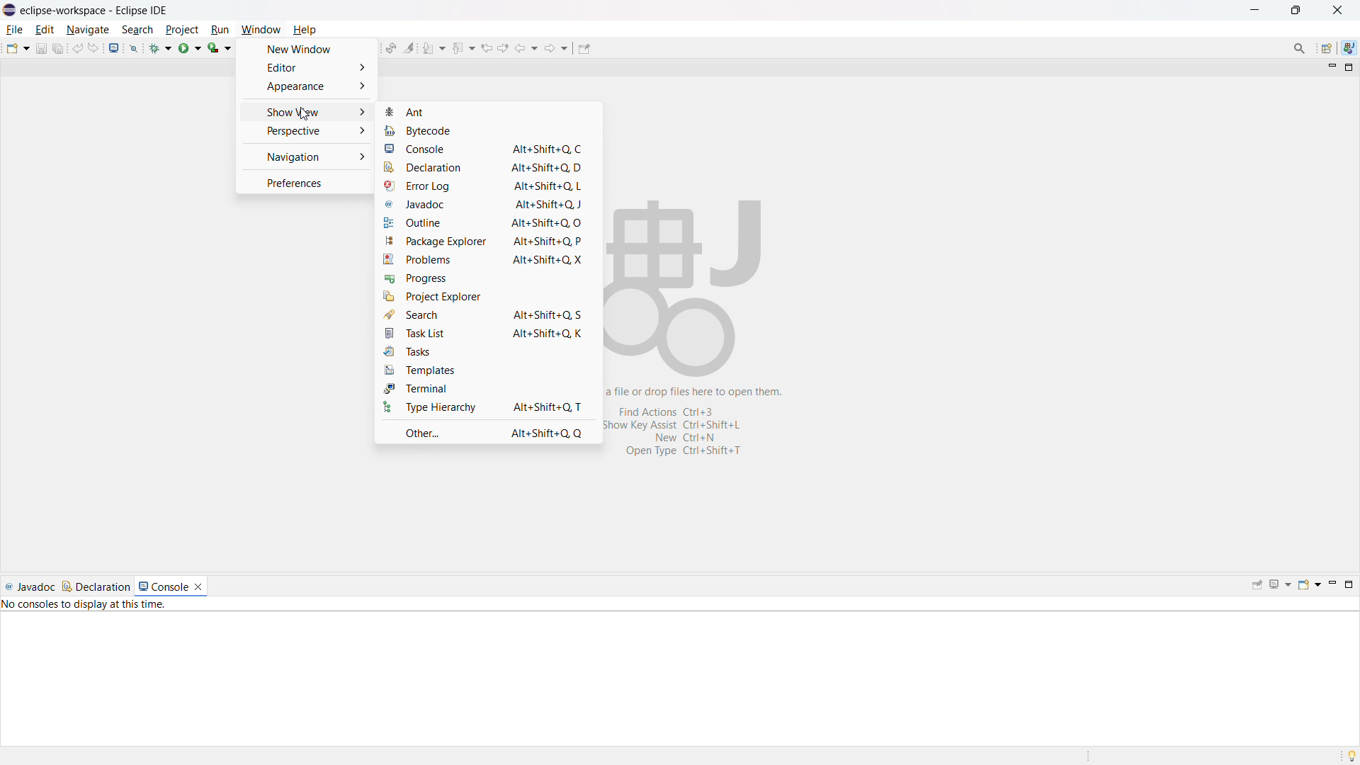  I want to click on search, so click(138, 30).